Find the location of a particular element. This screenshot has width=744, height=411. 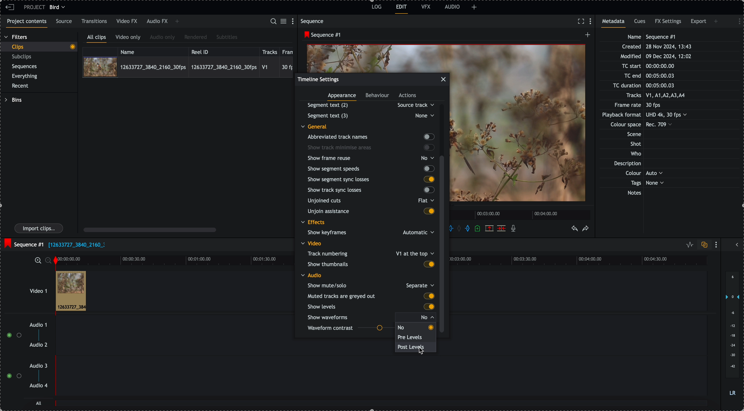

segment text (2) is located at coordinates (369, 105).